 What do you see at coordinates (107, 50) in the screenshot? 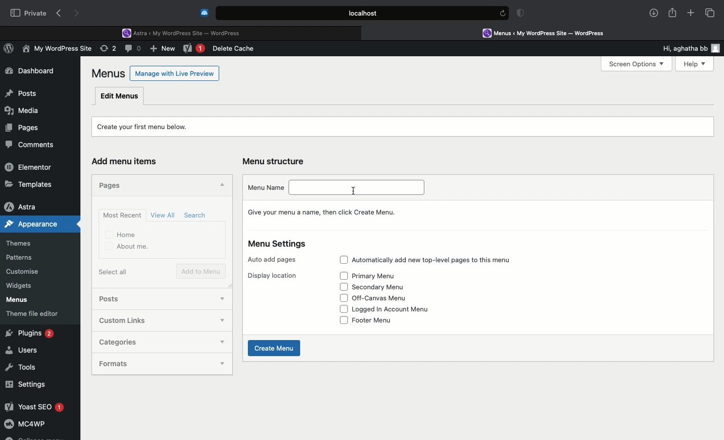
I see `Revision (2)` at bounding box center [107, 50].